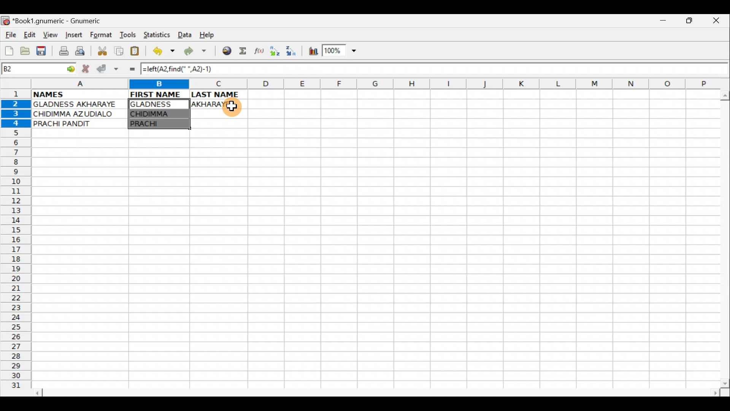 Image resolution: width=730 pixels, height=411 pixels. Describe the element at coordinates (5, 21) in the screenshot. I see `Gnumeric logo` at that location.